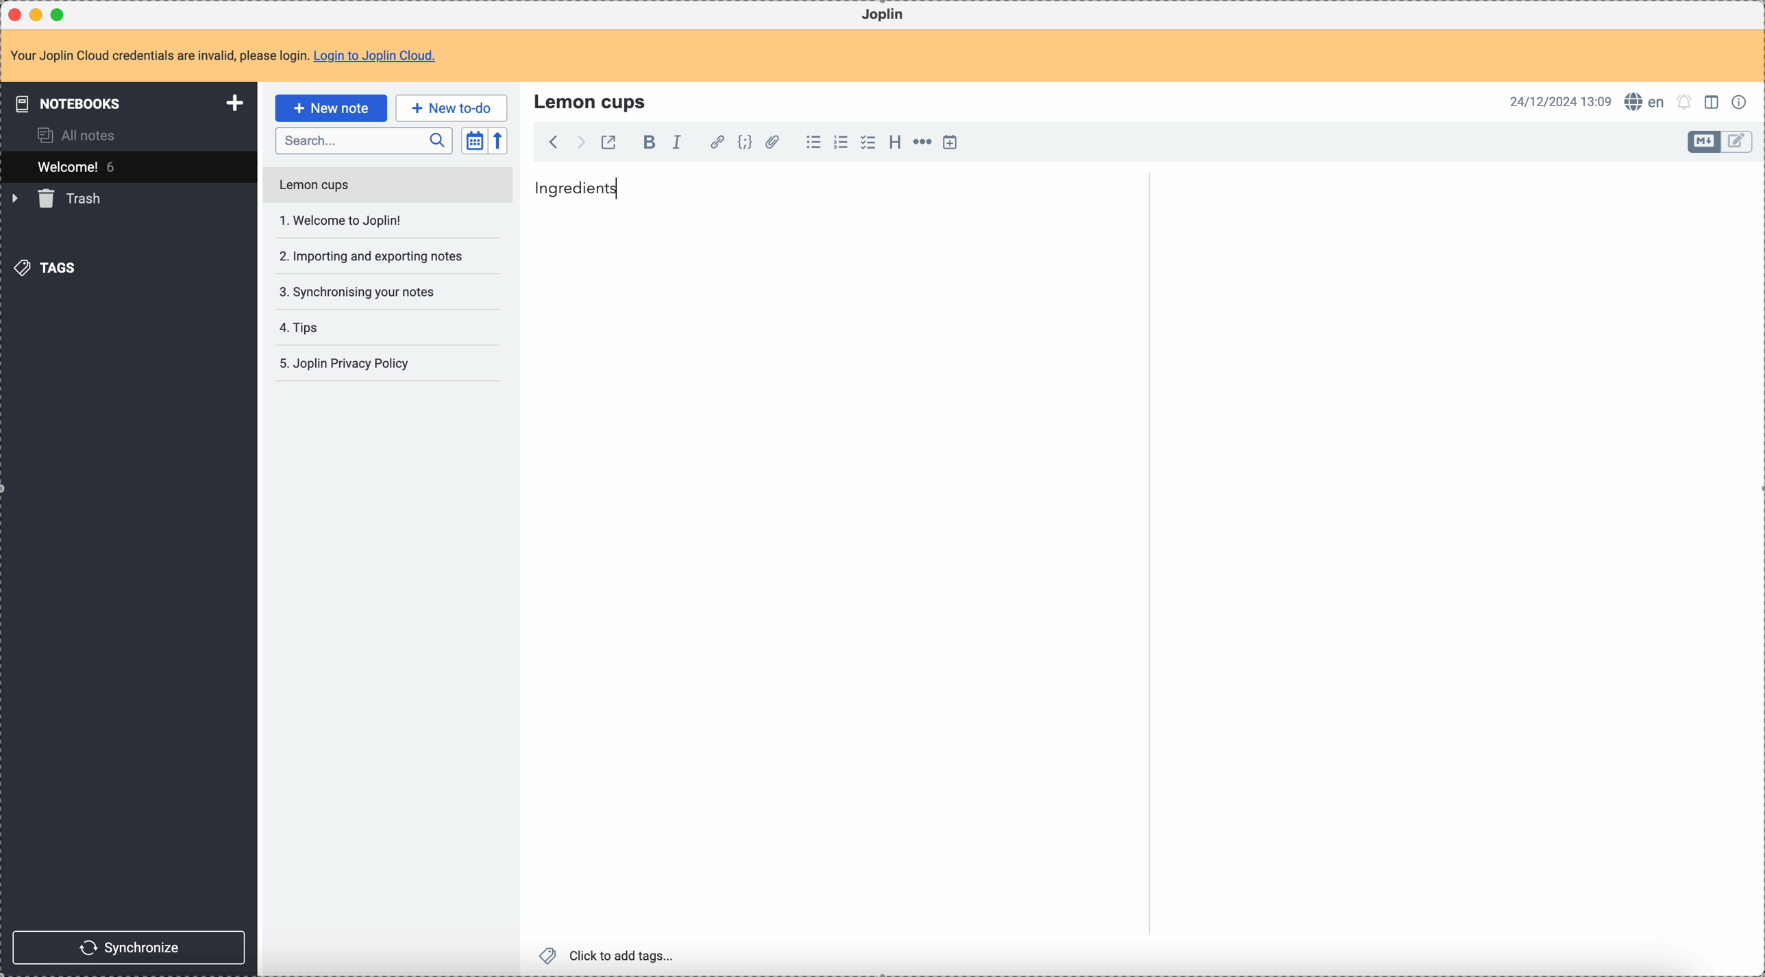 The height and width of the screenshot is (977, 1765). Describe the element at coordinates (715, 143) in the screenshot. I see `hyperlink` at that location.